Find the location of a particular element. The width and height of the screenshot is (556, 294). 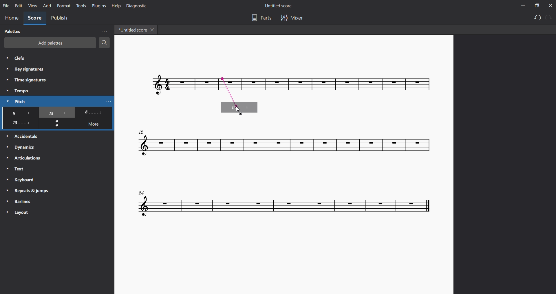

view is located at coordinates (32, 6).